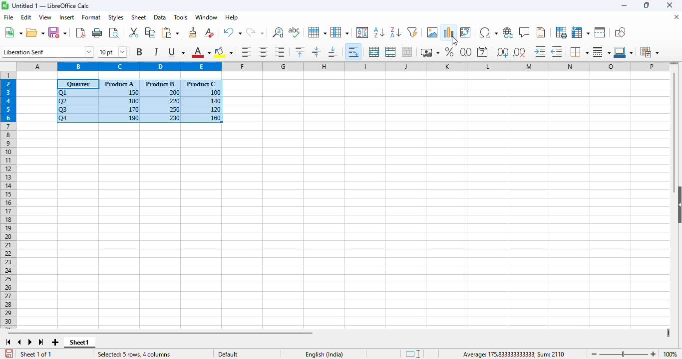  I want to click on bold, so click(139, 51).